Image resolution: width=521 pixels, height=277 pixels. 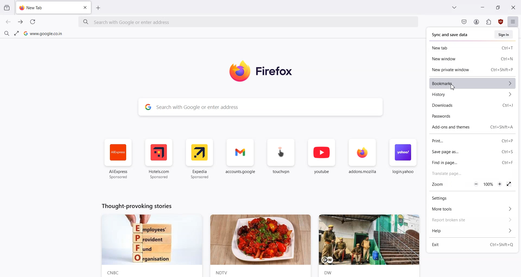 I want to click on Find, so click(x=7, y=33).